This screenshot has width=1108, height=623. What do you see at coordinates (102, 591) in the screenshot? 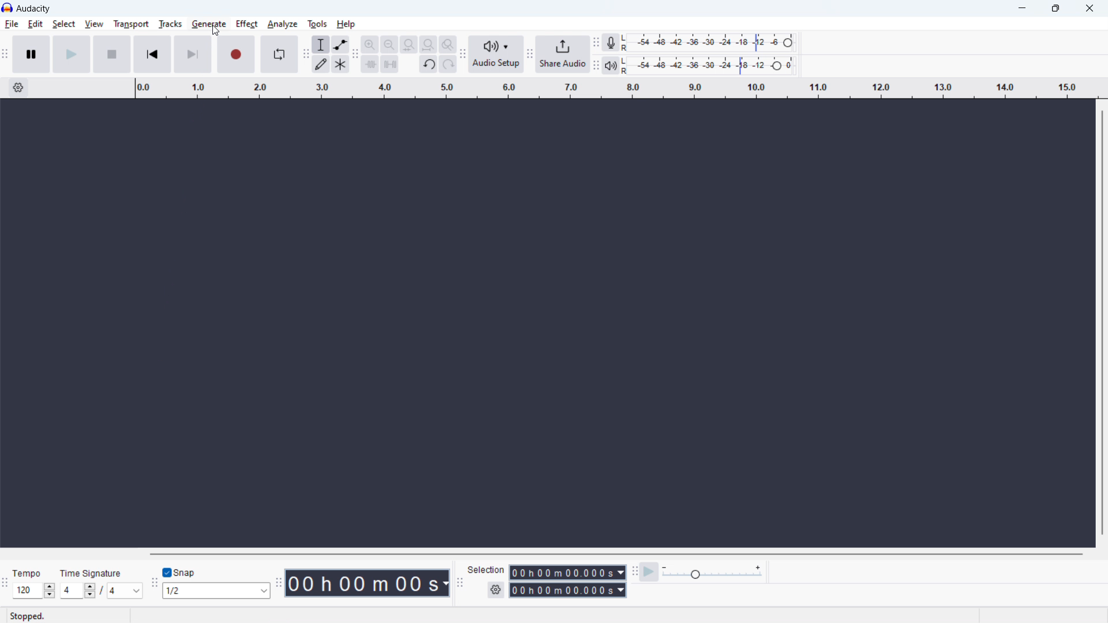
I see `set time signature` at bounding box center [102, 591].